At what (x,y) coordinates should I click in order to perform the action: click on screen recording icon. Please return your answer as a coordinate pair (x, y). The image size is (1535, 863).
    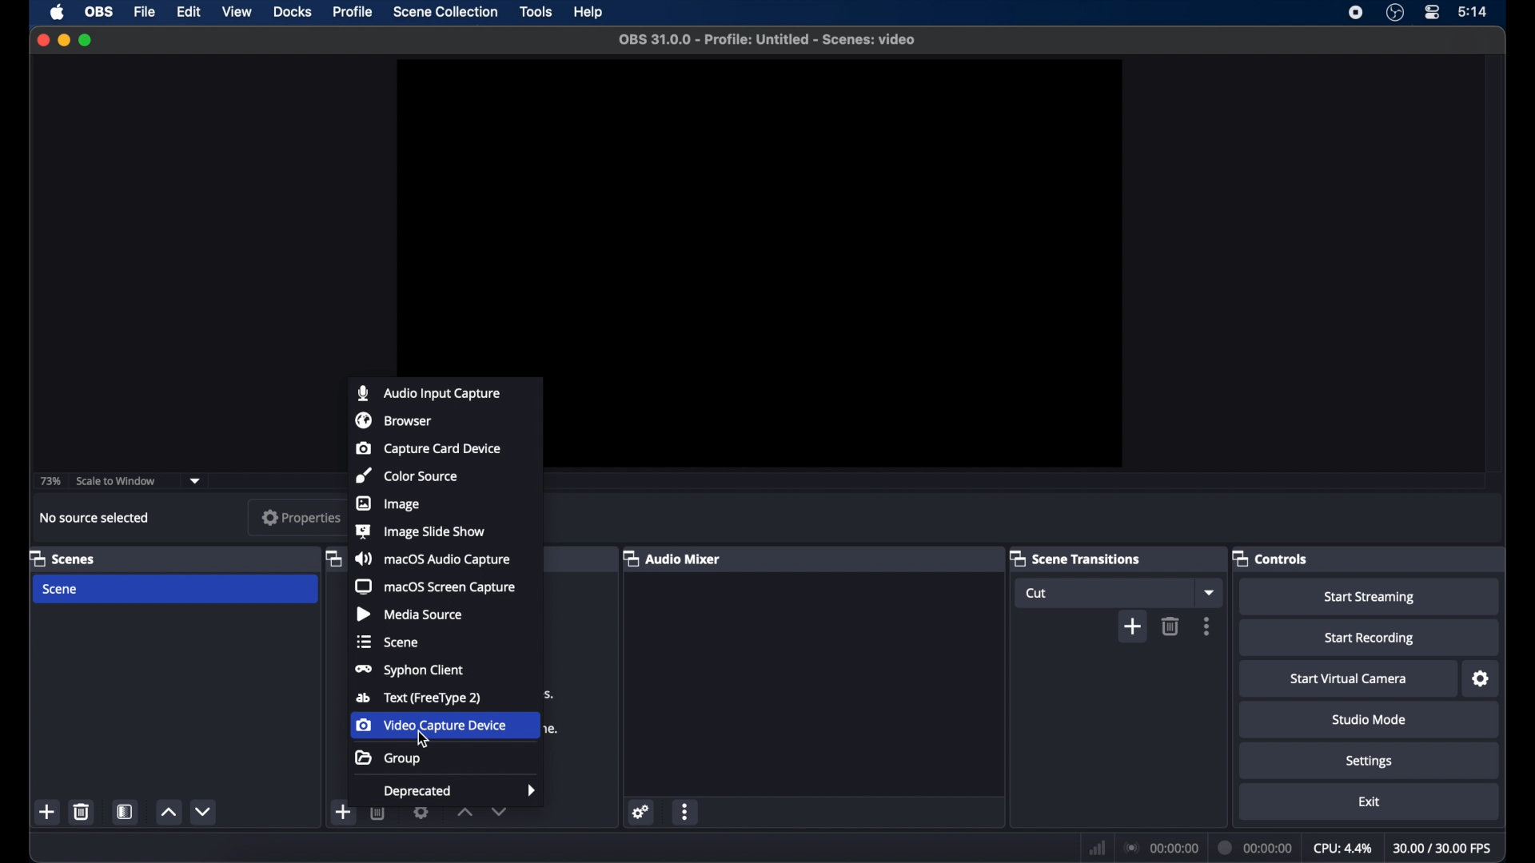
    Looking at the image, I should click on (1356, 13).